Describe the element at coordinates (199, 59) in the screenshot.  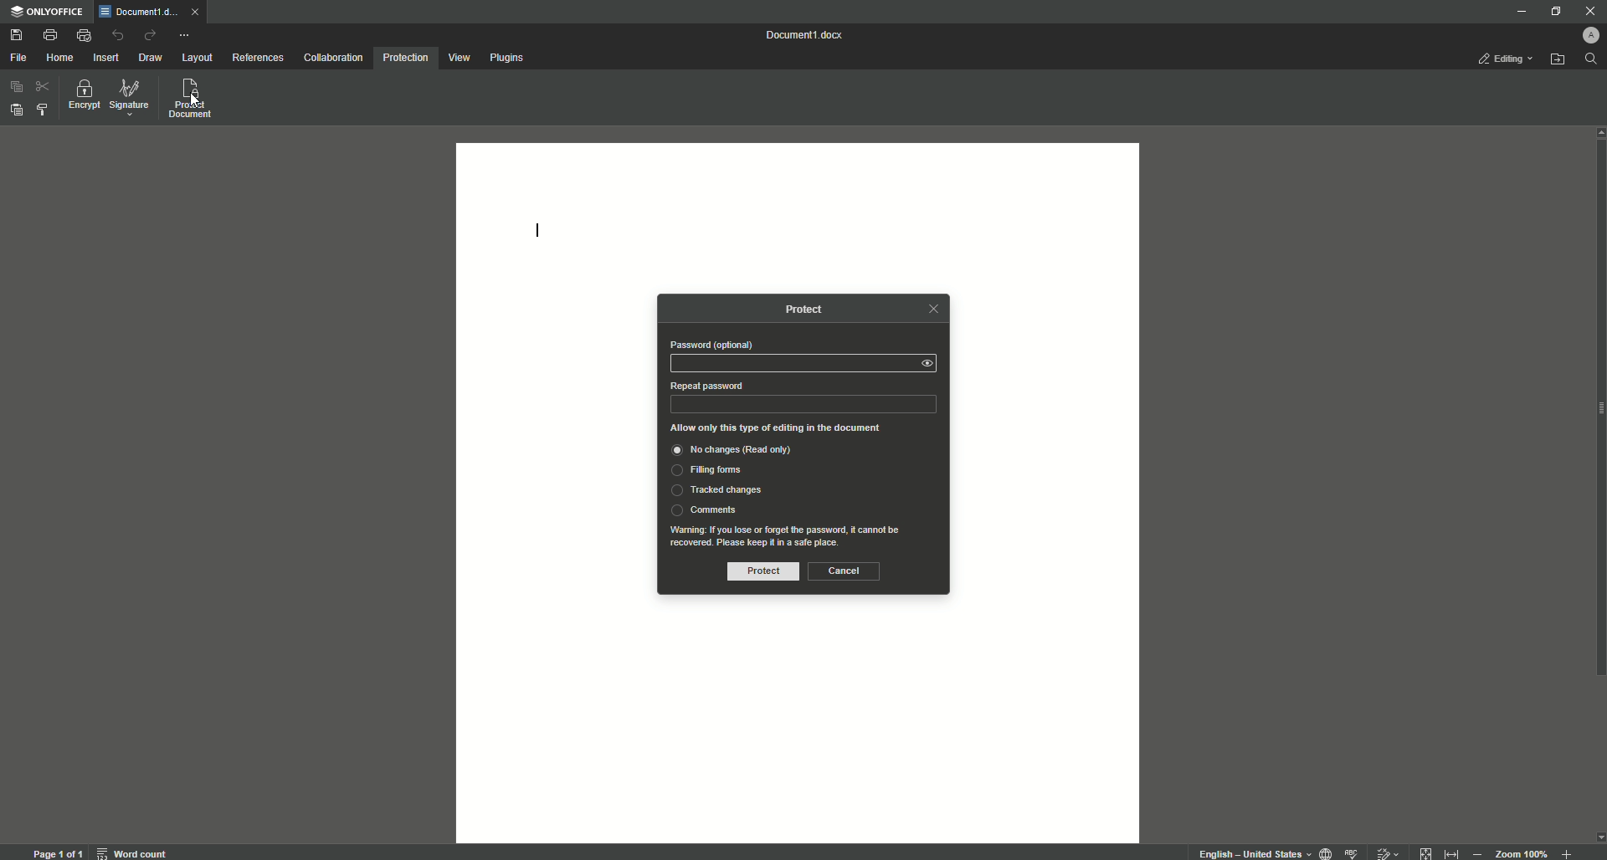
I see `Layout` at that location.